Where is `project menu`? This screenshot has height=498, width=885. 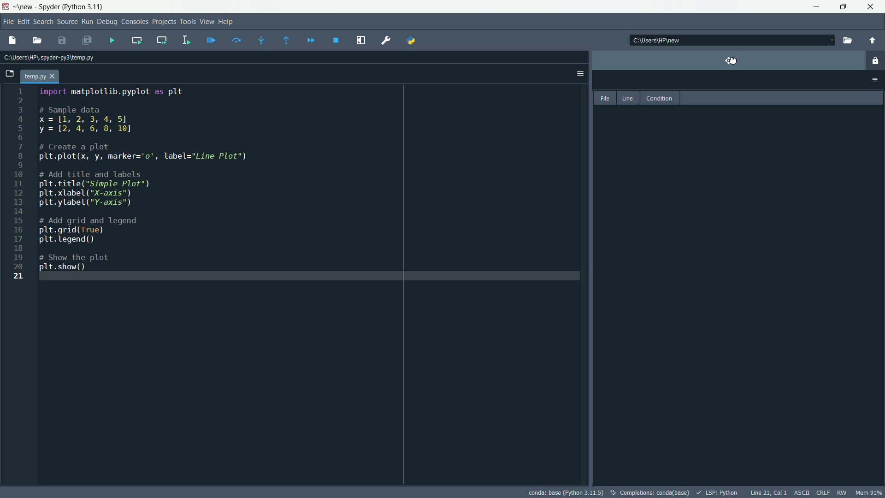 project menu is located at coordinates (163, 20).